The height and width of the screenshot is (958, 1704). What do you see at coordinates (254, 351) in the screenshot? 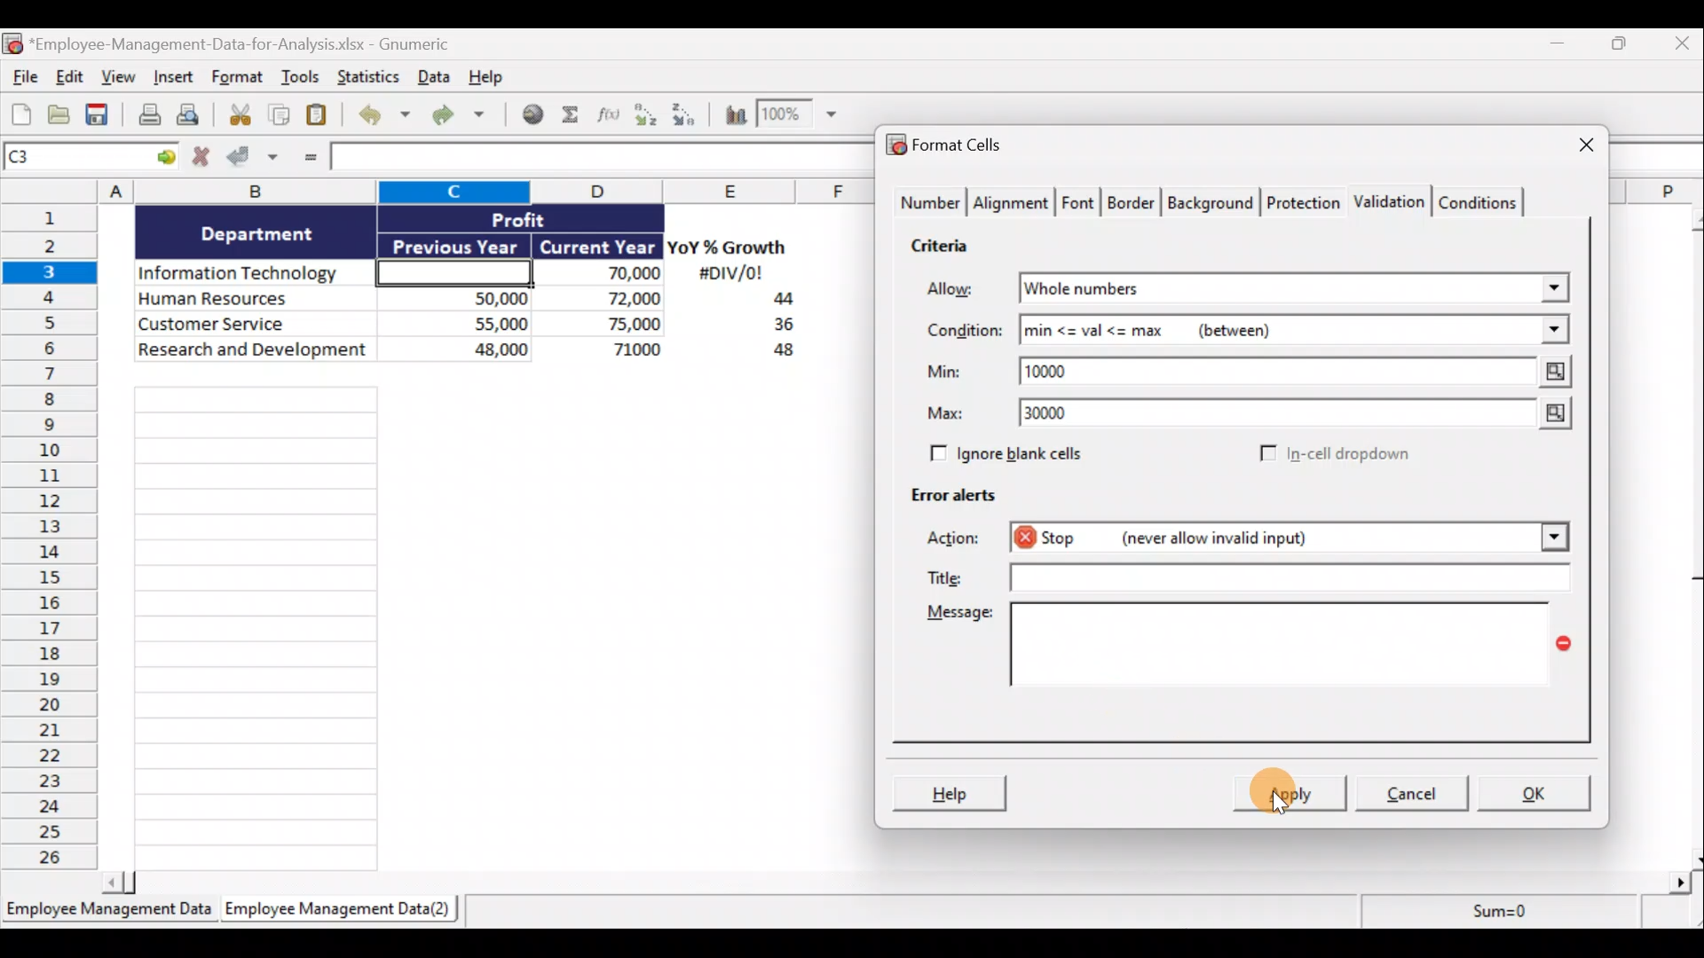
I see `Research and development` at bounding box center [254, 351].